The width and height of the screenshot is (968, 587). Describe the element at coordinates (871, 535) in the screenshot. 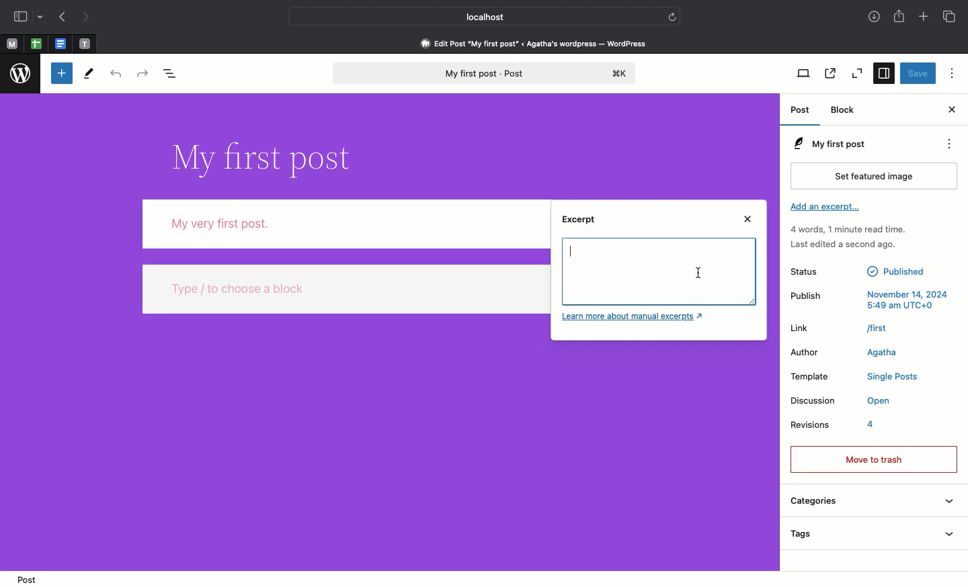

I see `Tags` at that location.